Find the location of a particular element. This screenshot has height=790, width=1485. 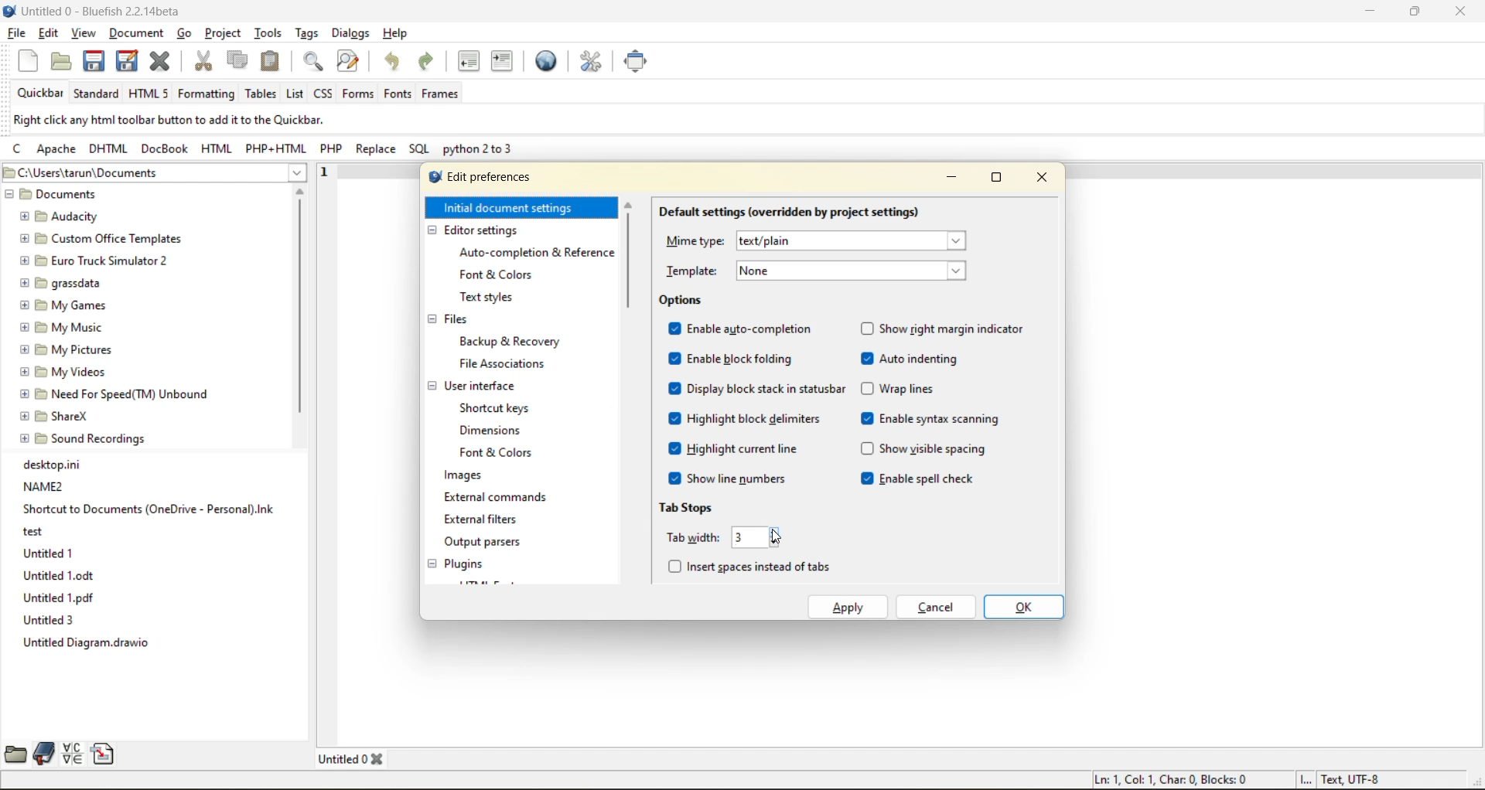

dhtml is located at coordinates (108, 150).